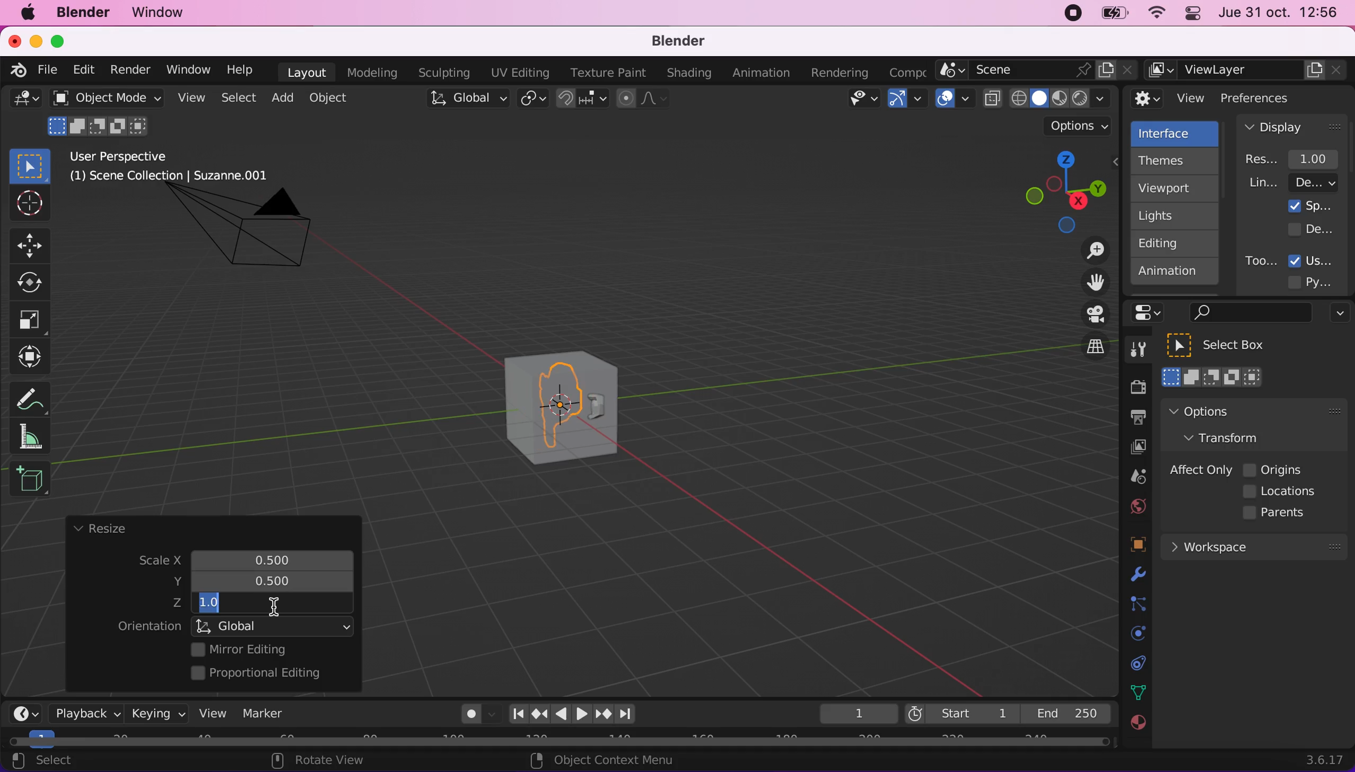 The height and width of the screenshot is (772, 1355). Describe the element at coordinates (33, 357) in the screenshot. I see `transform` at that location.